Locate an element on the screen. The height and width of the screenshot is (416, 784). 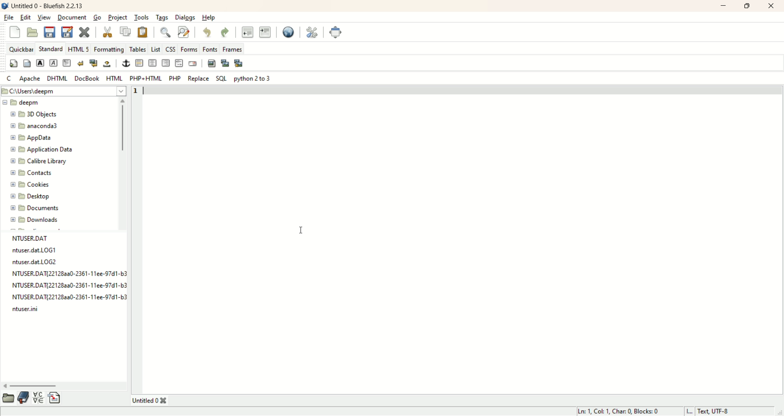
view is located at coordinates (44, 18).